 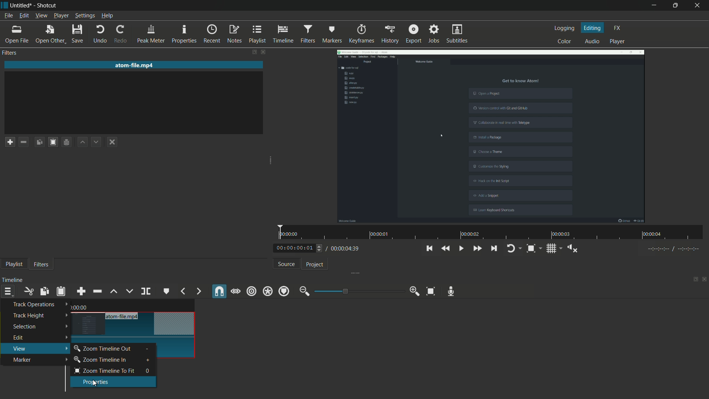 What do you see at coordinates (150, 361) in the screenshot?
I see `+` at bounding box center [150, 361].